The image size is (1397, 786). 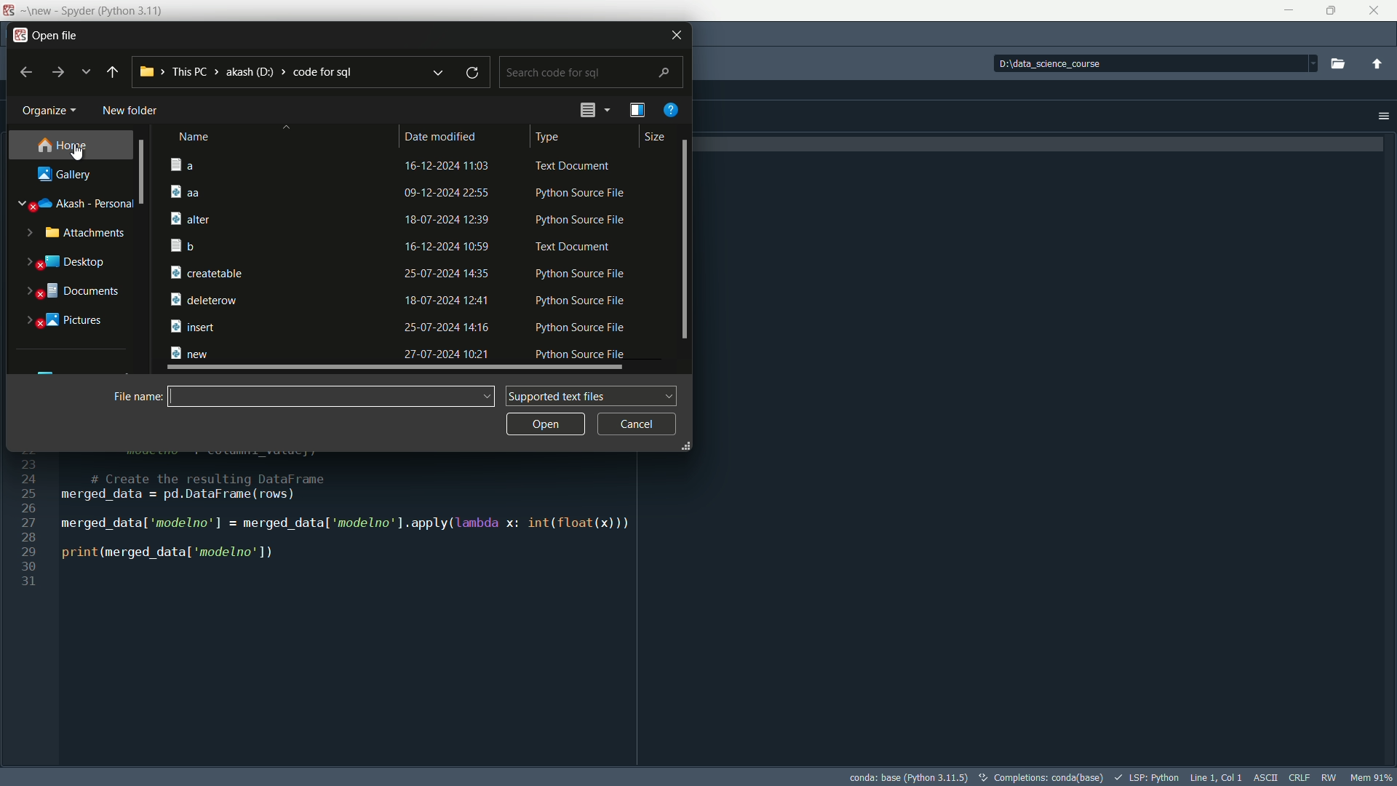 I want to click on expand, so click(x=20, y=208).